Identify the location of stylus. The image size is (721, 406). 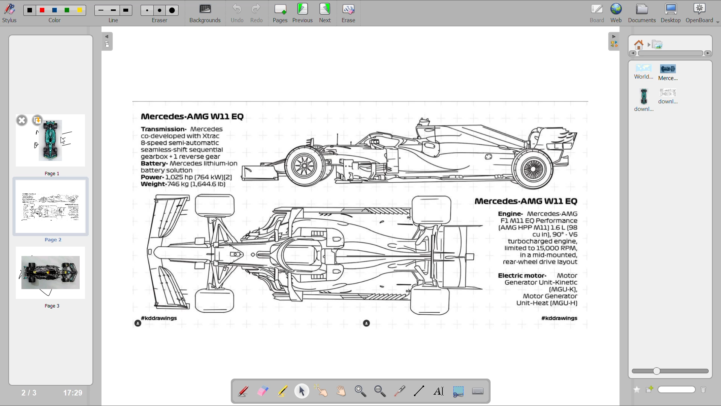
(10, 16).